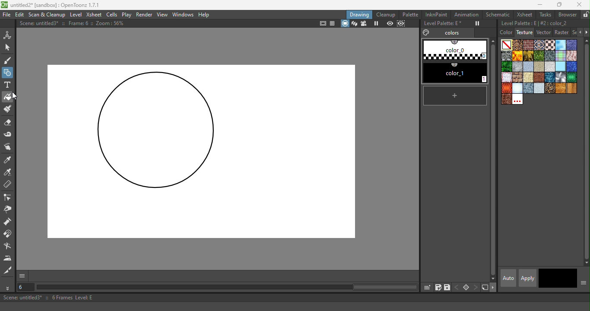 Image resolution: width=590 pixels, height=311 pixels. What do you see at coordinates (583, 284) in the screenshot?
I see `Show or hide parts of the color page` at bounding box center [583, 284].